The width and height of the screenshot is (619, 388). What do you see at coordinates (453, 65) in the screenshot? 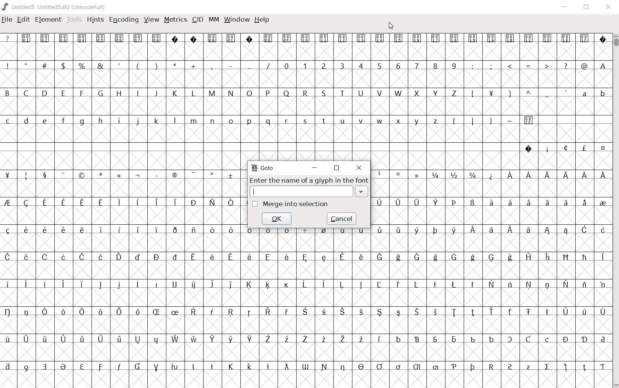
I see `9` at bounding box center [453, 65].